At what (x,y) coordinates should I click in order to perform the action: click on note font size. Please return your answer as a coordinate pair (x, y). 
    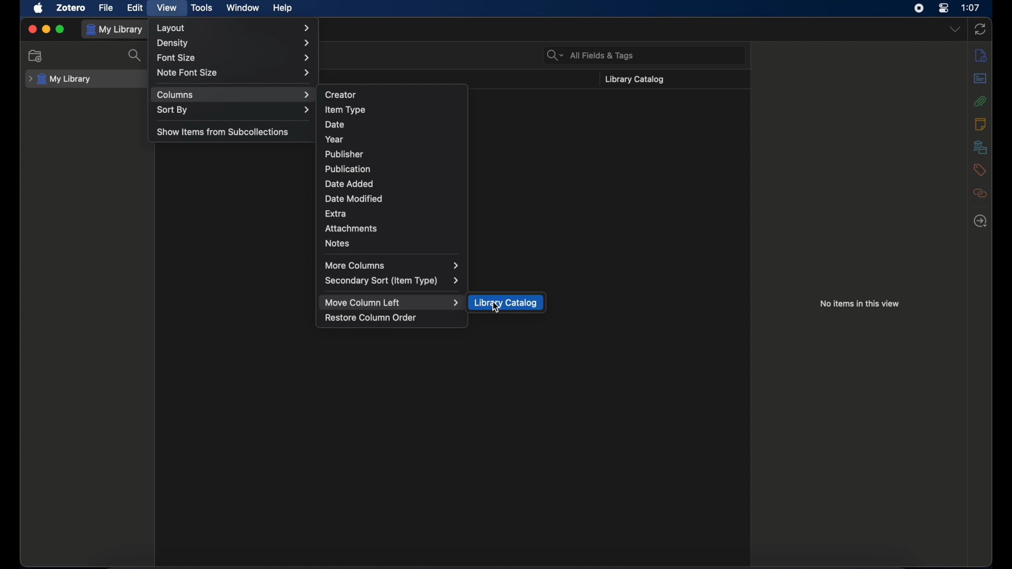
    Looking at the image, I should click on (234, 72).